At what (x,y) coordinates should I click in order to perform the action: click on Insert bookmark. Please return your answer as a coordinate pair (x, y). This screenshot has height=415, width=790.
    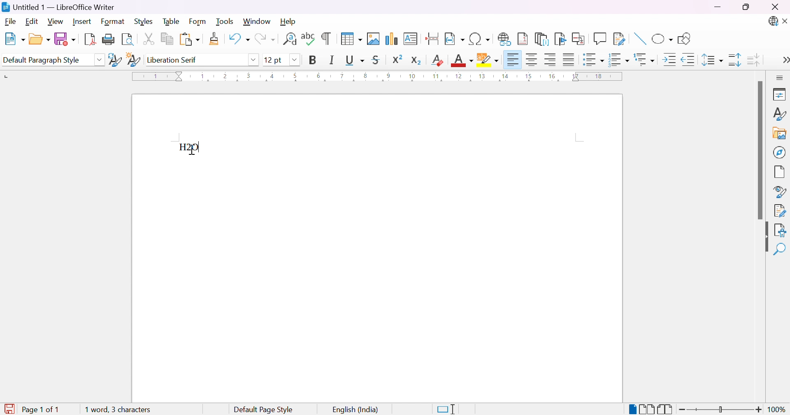
    Looking at the image, I should click on (561, 39).